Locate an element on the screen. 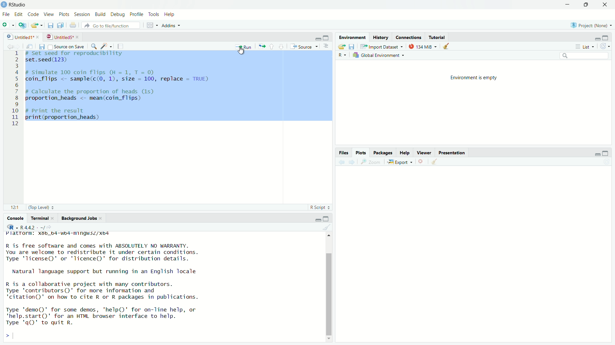  move down is located at coordinates (328, 338).